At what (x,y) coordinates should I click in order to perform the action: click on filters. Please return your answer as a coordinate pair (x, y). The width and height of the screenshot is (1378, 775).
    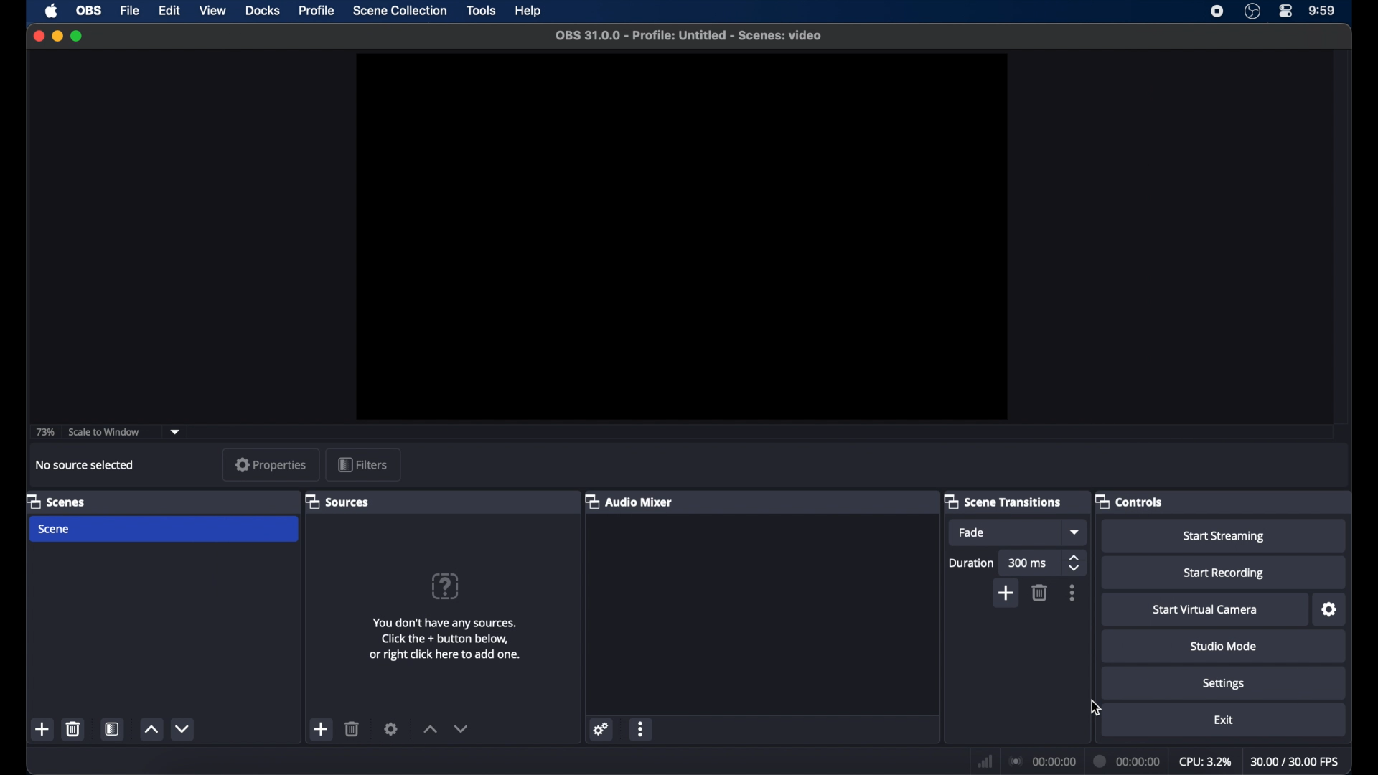
    Looking at the image, I should click on (362, 464).